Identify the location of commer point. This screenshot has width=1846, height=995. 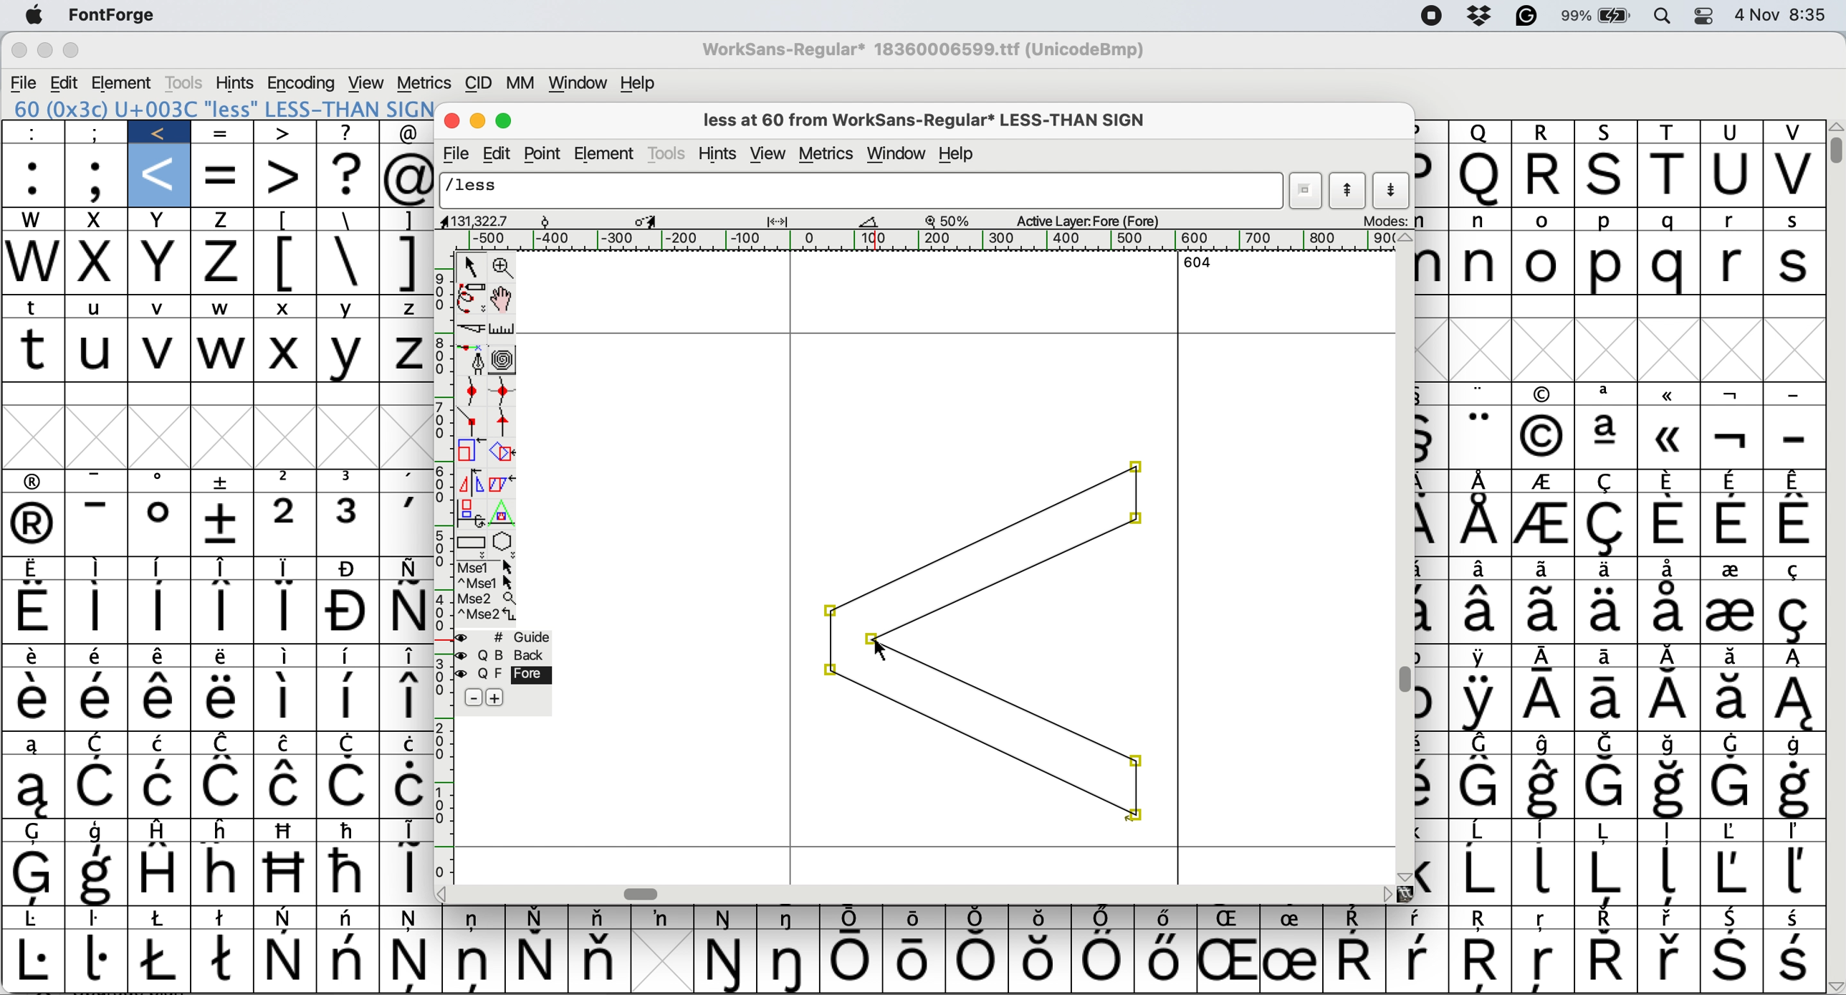
(475, 422).